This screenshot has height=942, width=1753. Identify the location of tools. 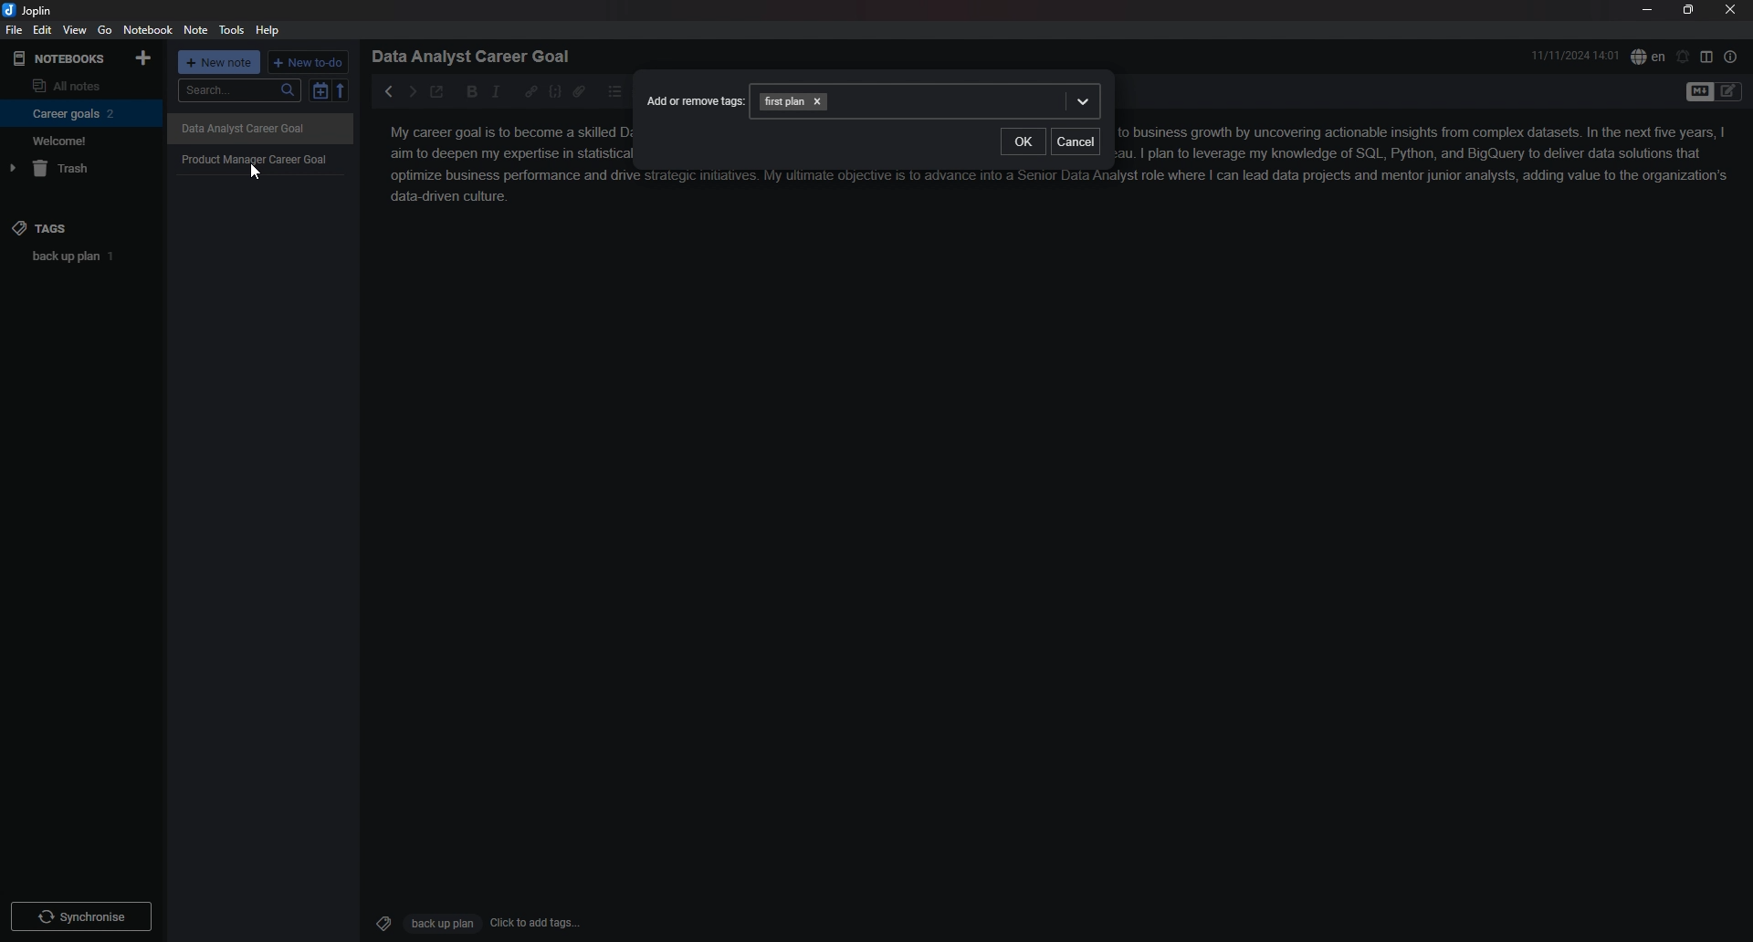
(232, 30).